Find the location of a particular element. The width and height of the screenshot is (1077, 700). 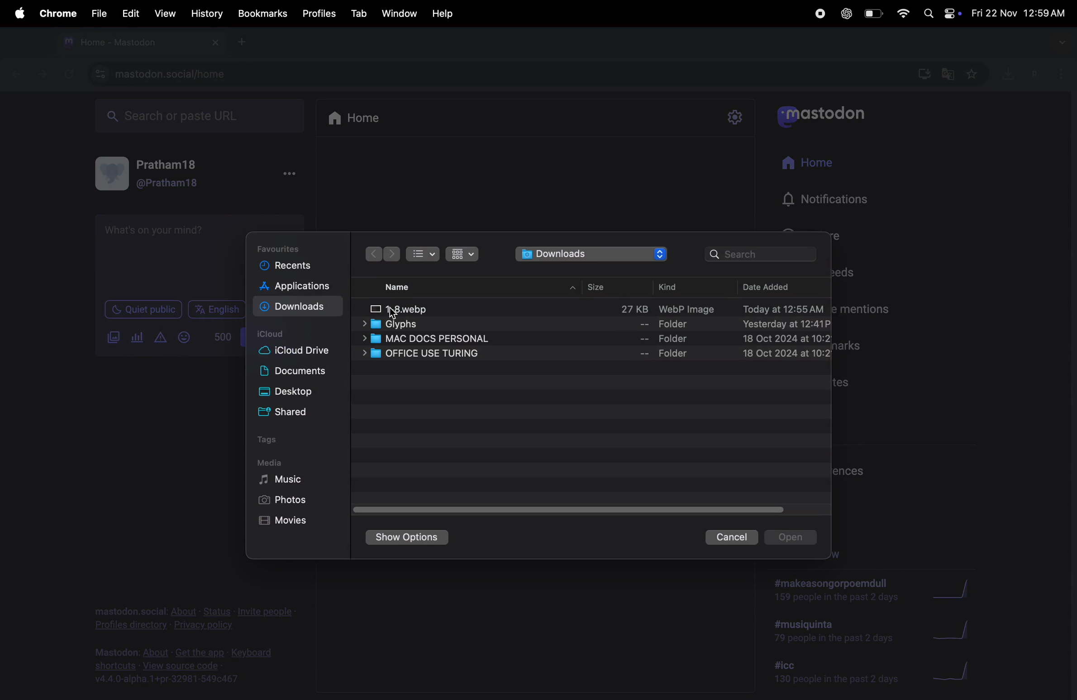

view site information is located at coordinates (100, 75).